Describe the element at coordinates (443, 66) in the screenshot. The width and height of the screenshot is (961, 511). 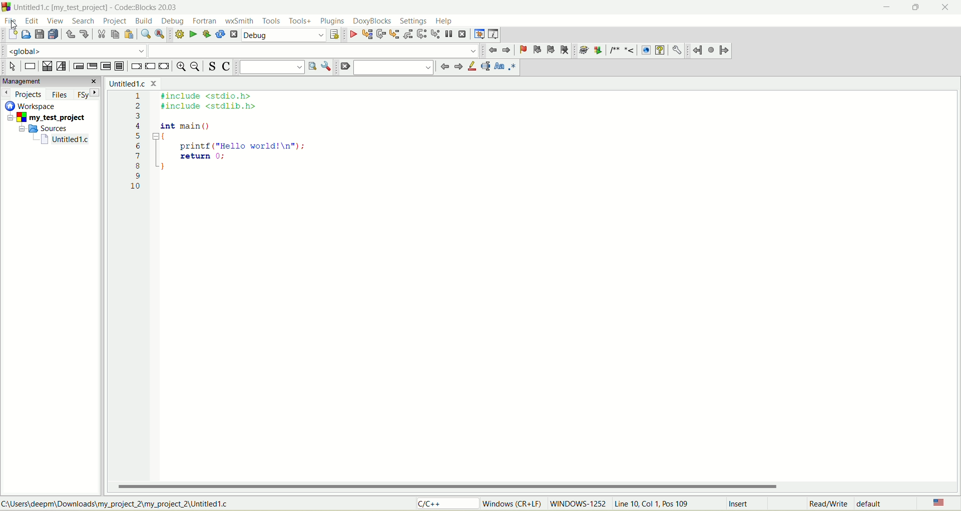
I see `jump back` at that location.